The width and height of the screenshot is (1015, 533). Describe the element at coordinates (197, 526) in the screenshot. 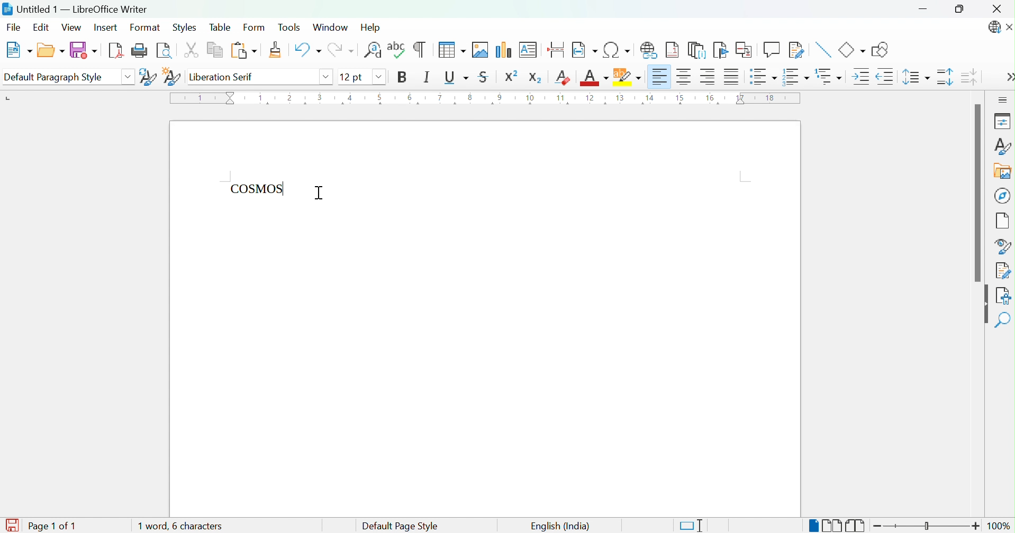

I see `1 word, 6 characters` at that location.